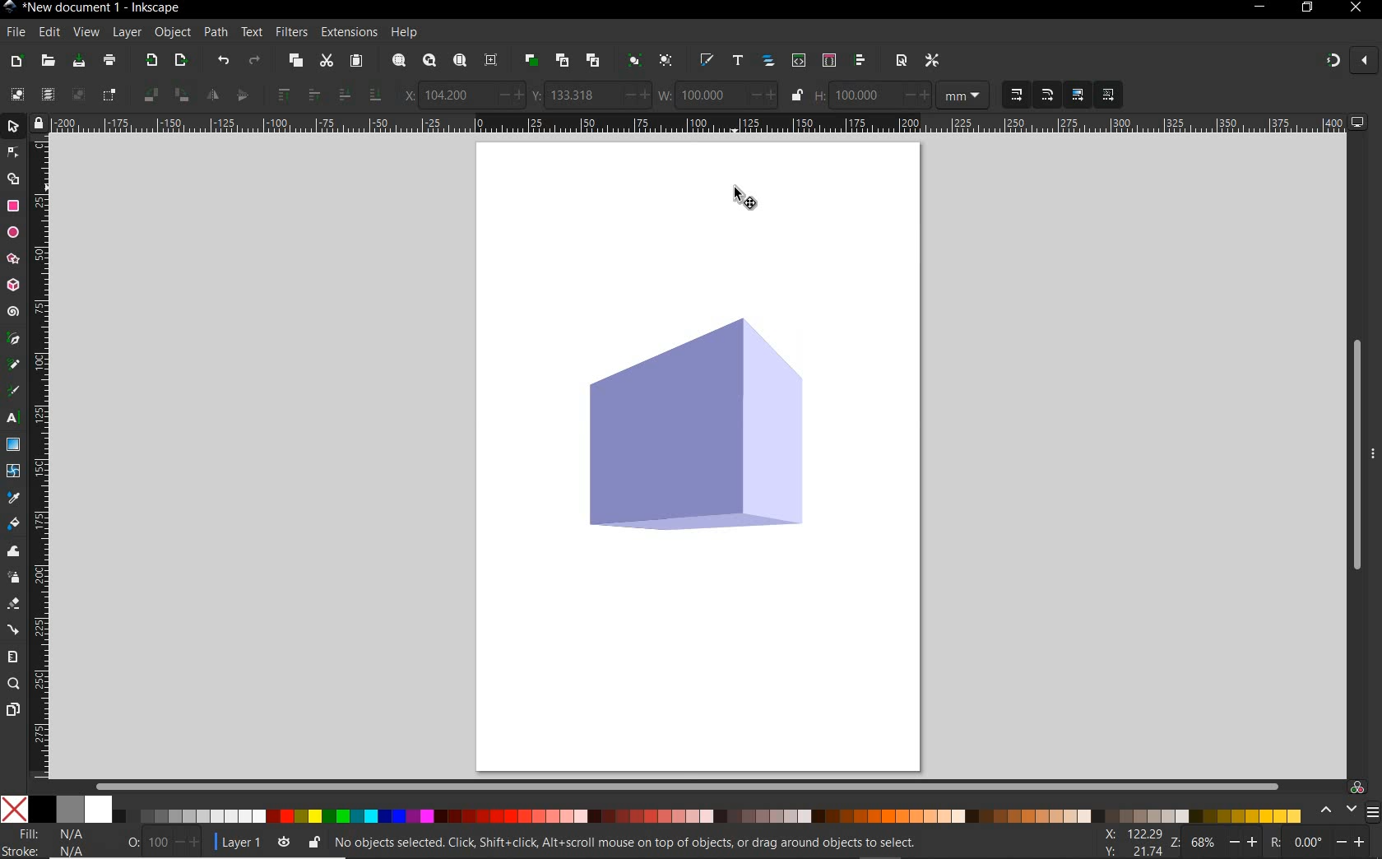  What do you see at coordinates (429, 59) in the screenshot?
I see `zoom drawing` at bounding box center [429, 59].